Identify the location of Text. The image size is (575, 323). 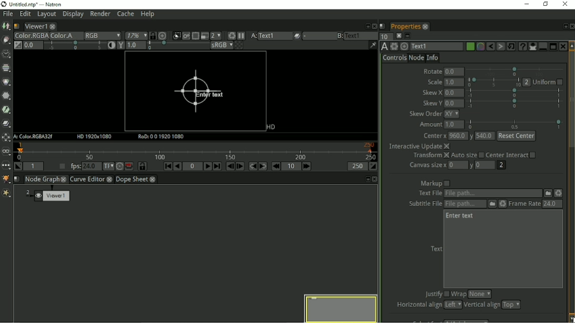
(437, 248).